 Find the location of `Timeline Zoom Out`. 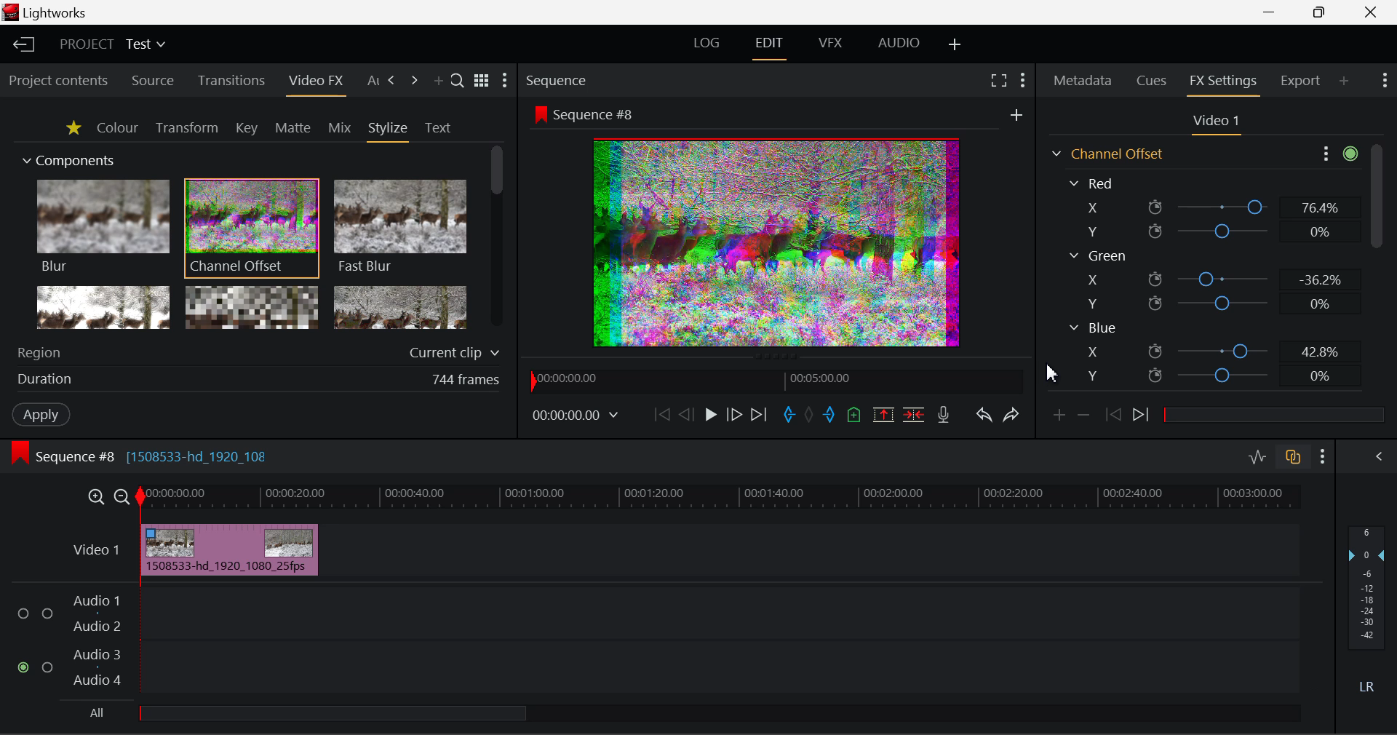

Timeline Zoom Out is located at coordinates (124, 498).